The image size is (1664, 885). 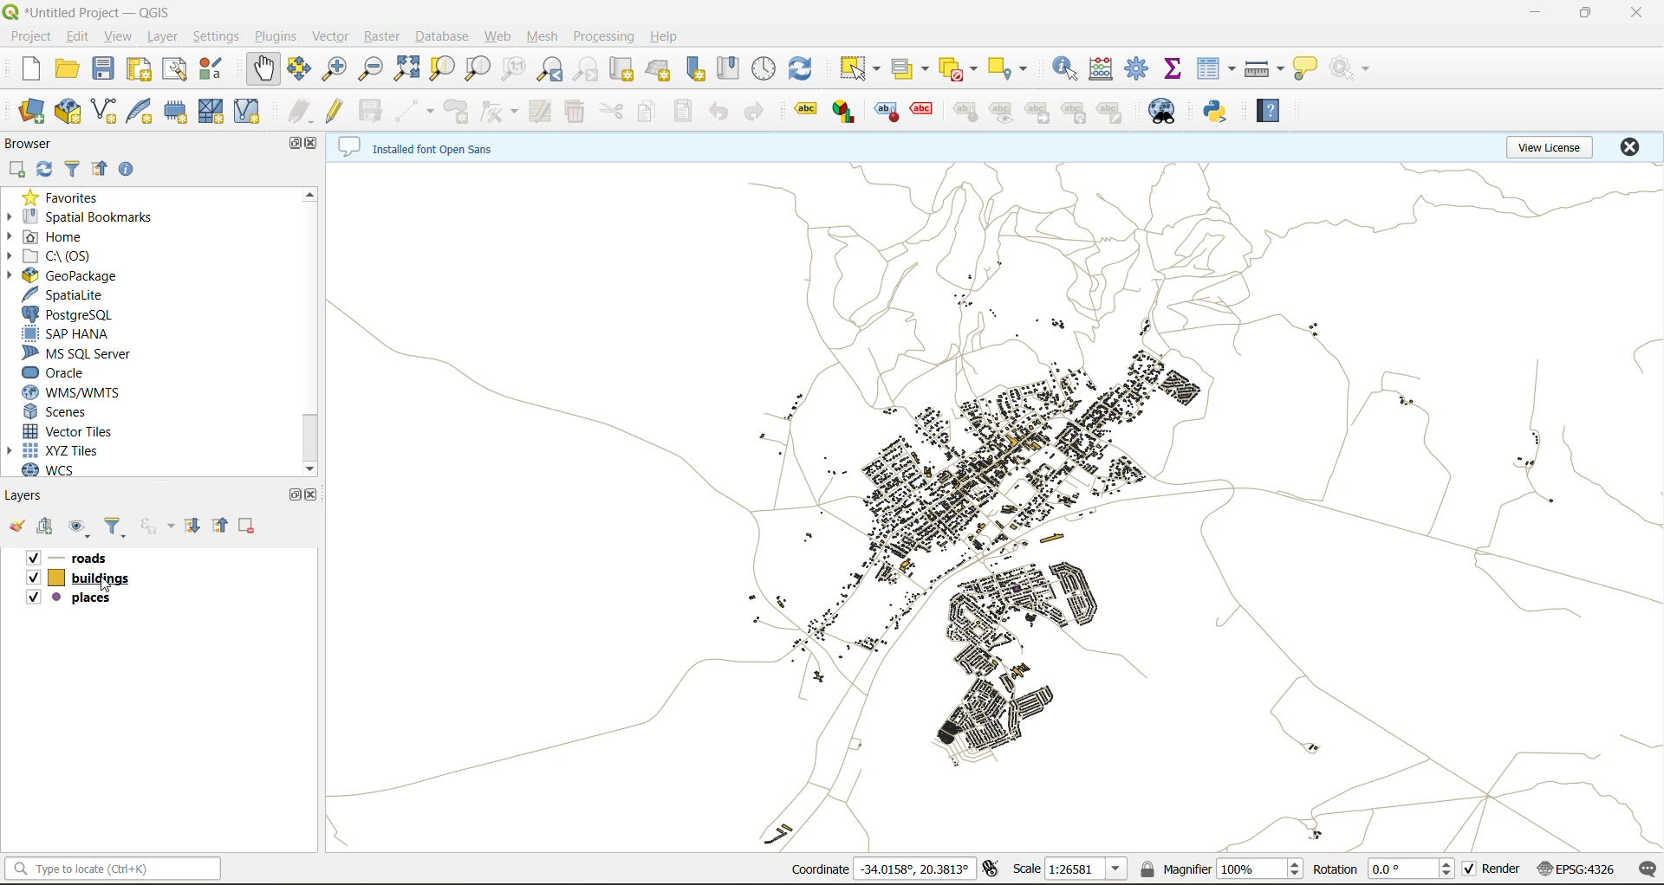 What do you see at coordinates (1070, 870) in the screenshot?
I see `scale` at bounding box center [1070, 870].